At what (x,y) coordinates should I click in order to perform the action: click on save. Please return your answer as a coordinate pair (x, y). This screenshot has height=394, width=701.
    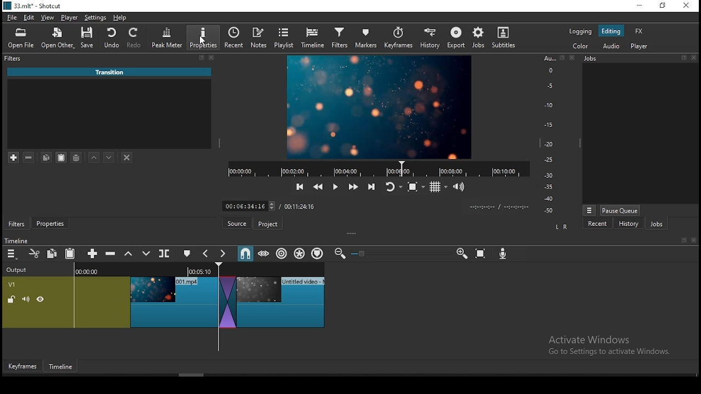
    Looking at the image, I should click on (89, 39).